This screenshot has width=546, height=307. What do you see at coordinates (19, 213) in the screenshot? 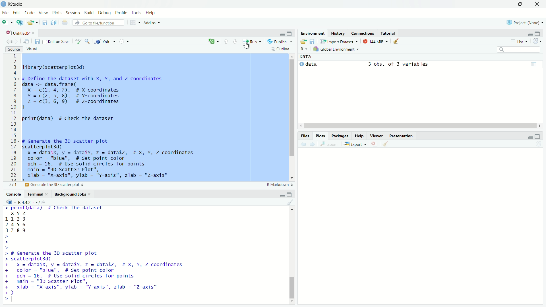
I see `x y 7` at bounding box center [19, 213].